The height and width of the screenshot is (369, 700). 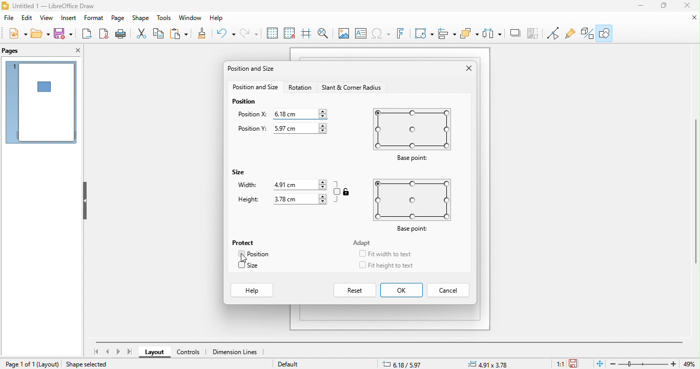 I want to click on cursor movement, so click(x=244, y=258).